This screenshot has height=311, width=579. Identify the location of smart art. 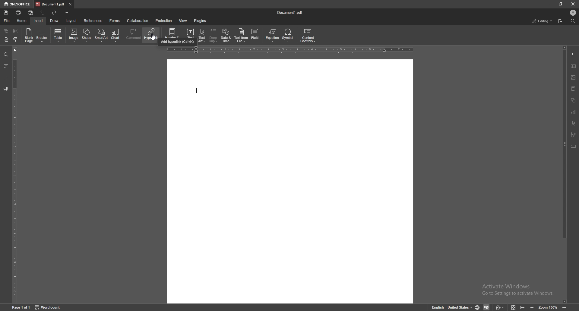
(102, 35).